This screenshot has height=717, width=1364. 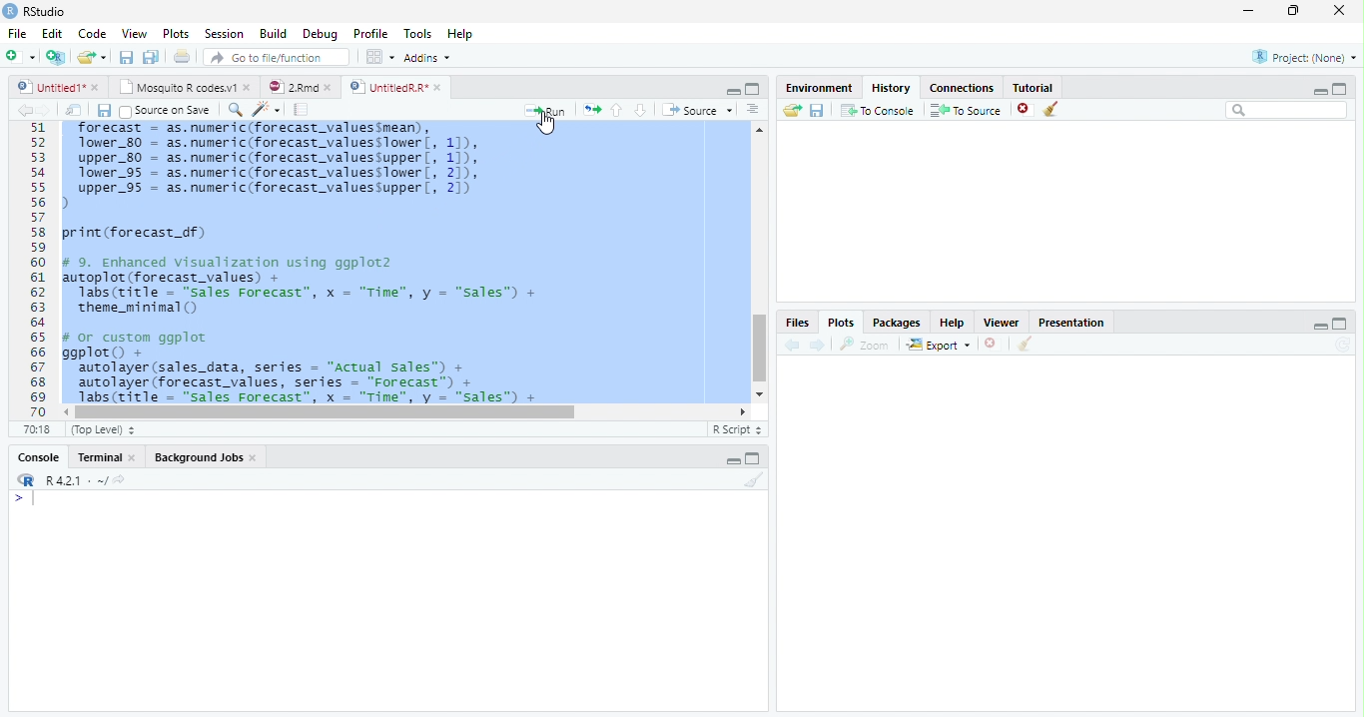 What do you see at coordinates (308, 287) in the screenshot?
I see `# 9. Enhanced visualization using ggplot2

autoplot (forecast_values) +
Tabs (title - “sales Forecast”, x = "Time", y = "sales") +
theme_minimal ()` at bounding box center [308, 287].